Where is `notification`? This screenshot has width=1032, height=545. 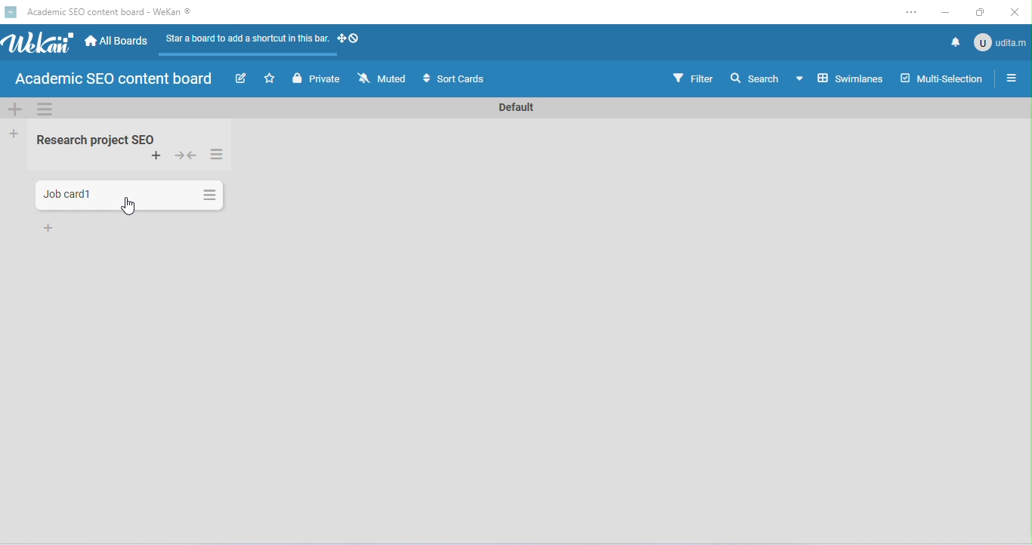
notification is located at coordinates (953, 41).